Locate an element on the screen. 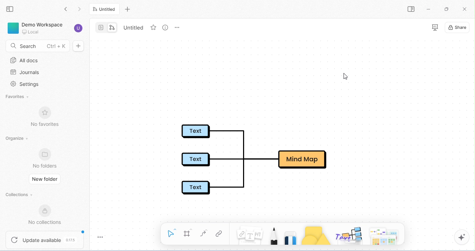 This screenshot has height=251, width=475. note is located at coordinates (249, 234).